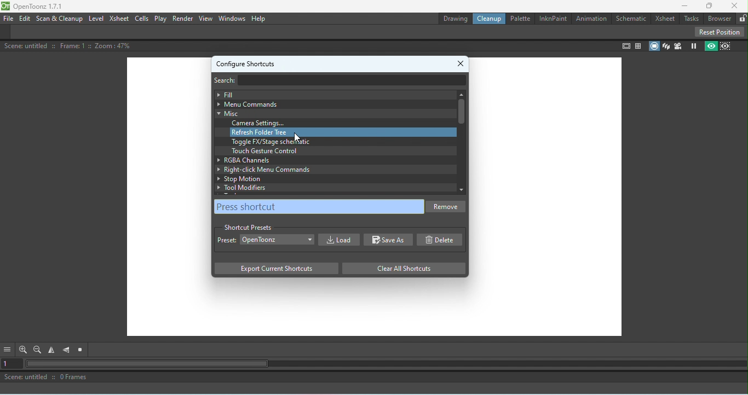 The height and width of the screenshot is (395, 748). I want to click on Camera settings, so click(261, 123).